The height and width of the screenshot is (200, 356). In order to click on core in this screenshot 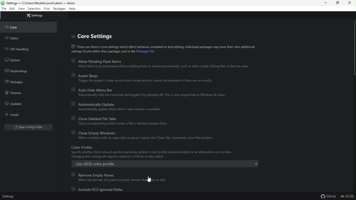, I will do `click(14, 28)`.